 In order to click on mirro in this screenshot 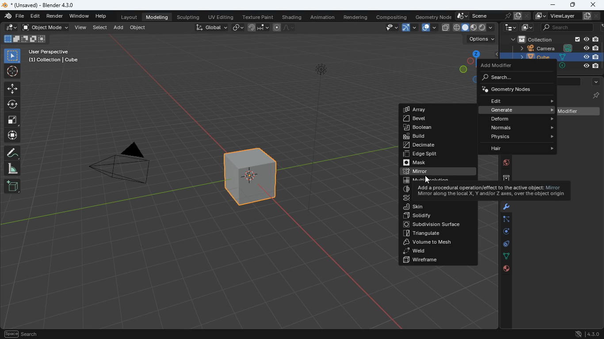, I will do `click(438, 172)`.